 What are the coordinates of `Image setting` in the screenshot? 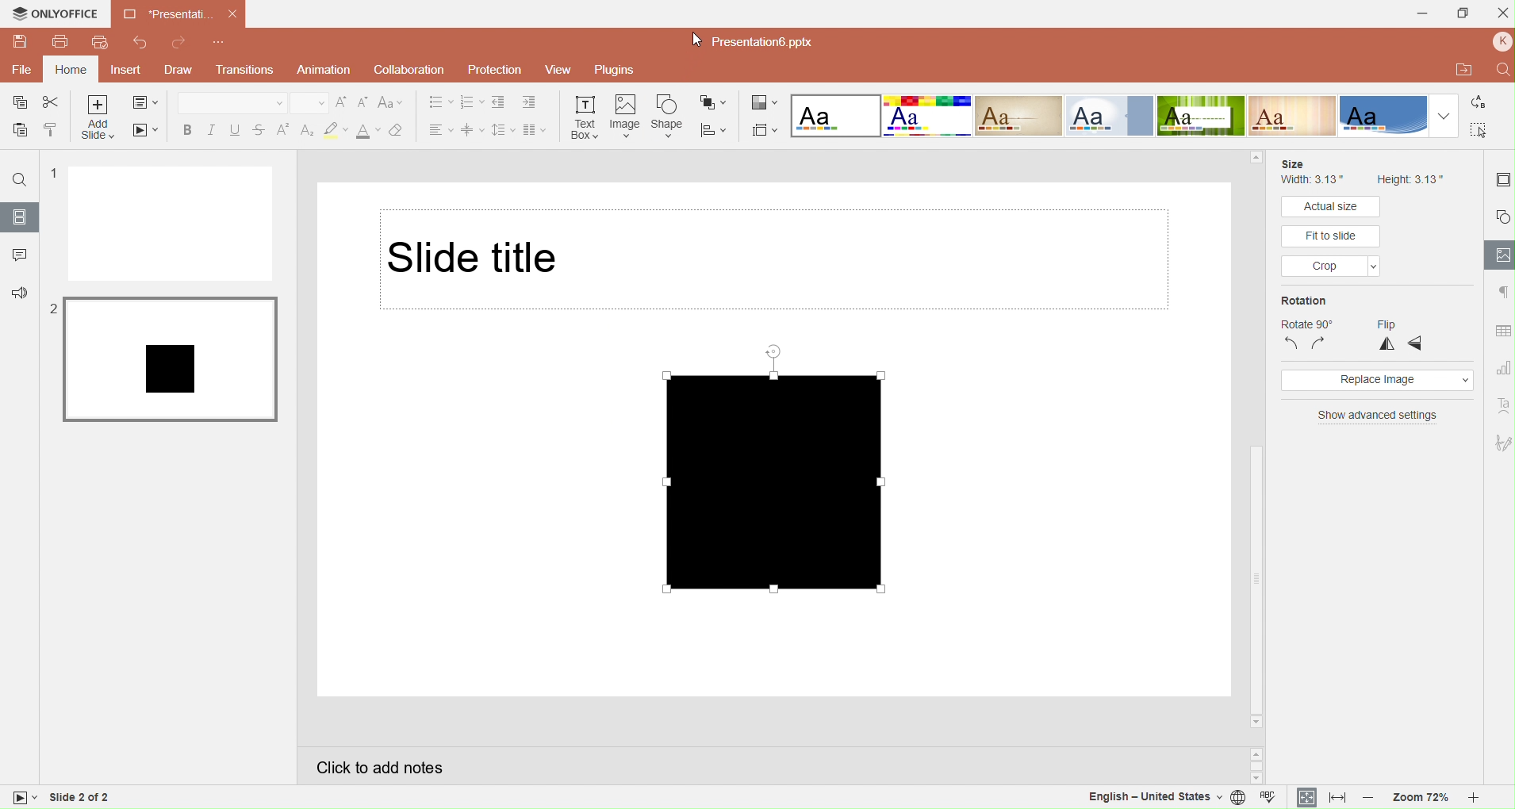 It's located at (1501, 255).